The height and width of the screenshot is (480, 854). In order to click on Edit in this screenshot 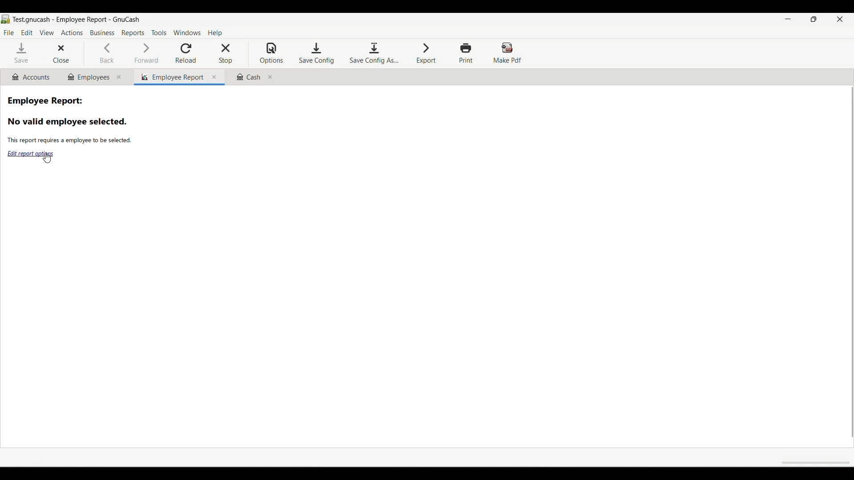, I will do `click(27, 32)`.